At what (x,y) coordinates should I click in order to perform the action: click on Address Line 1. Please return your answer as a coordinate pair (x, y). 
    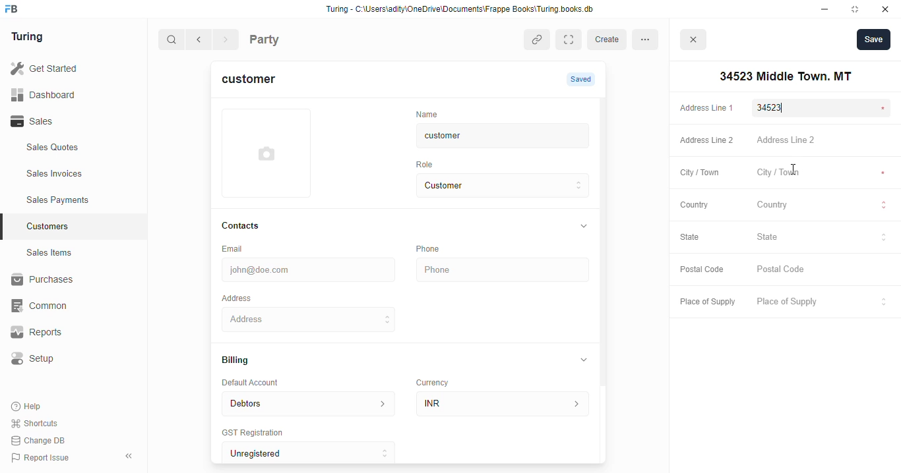
    Looking at the image, I should click on (706, 107).